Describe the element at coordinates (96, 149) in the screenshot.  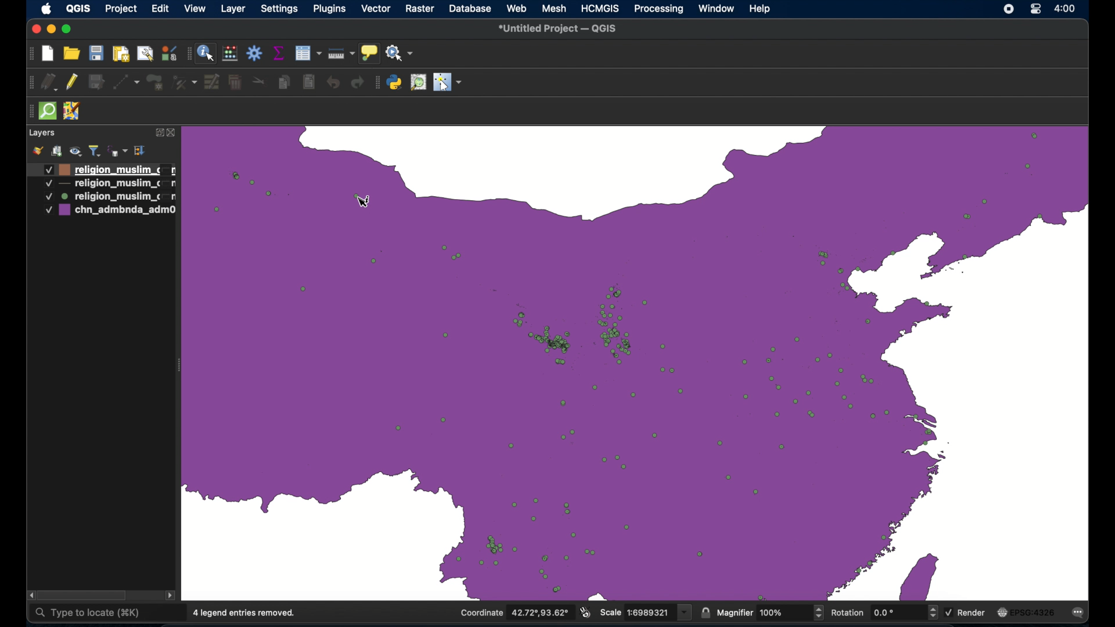
I see `filter  legend` at that location.